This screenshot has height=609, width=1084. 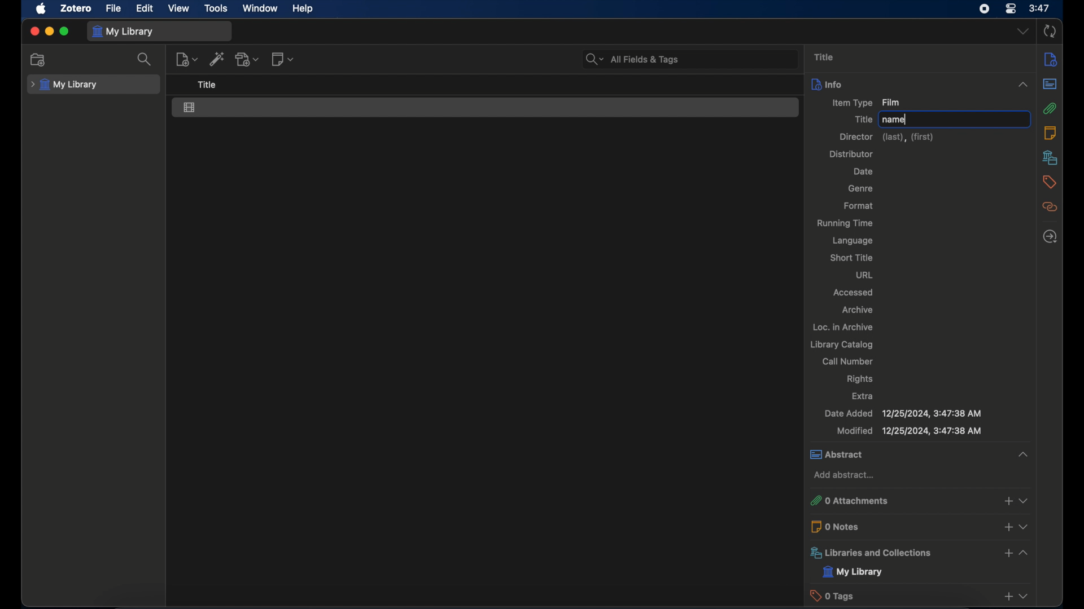 What do you see at coordinates (865, 275) in the screenshot?
I see `url` at bounding box center [865, 275].